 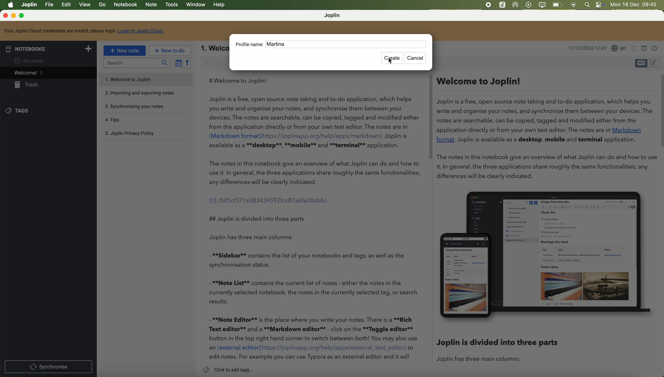 I want to click on Joplin, so click(x=333, y=16).